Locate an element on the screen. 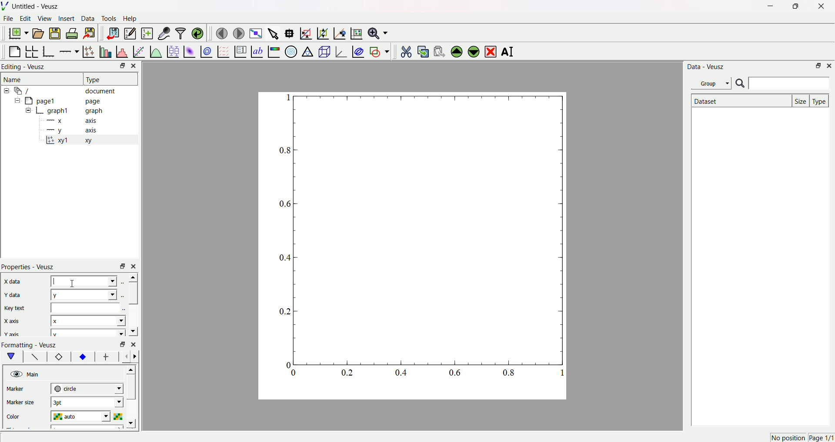 Image resolution: width=835 pixels, height=442 pixels. move right is located at coordinates (137, 356).